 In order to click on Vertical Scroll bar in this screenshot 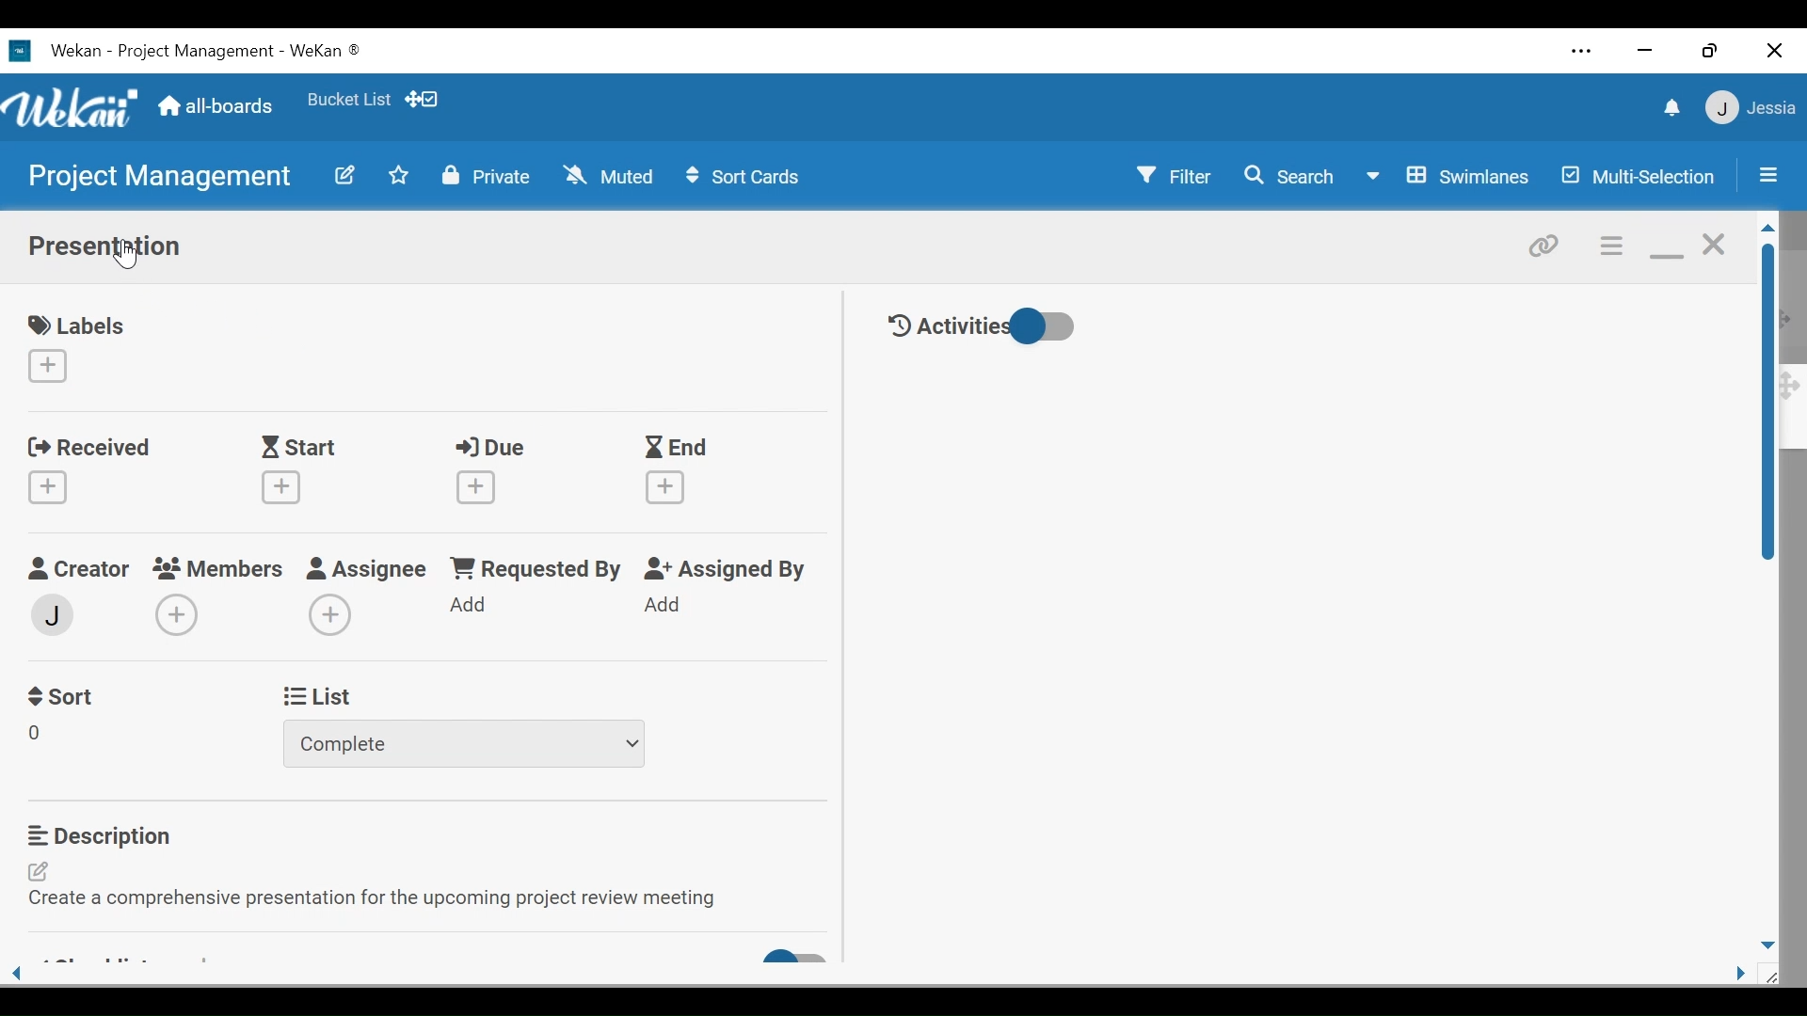, I will do `click(1768, 403)`.